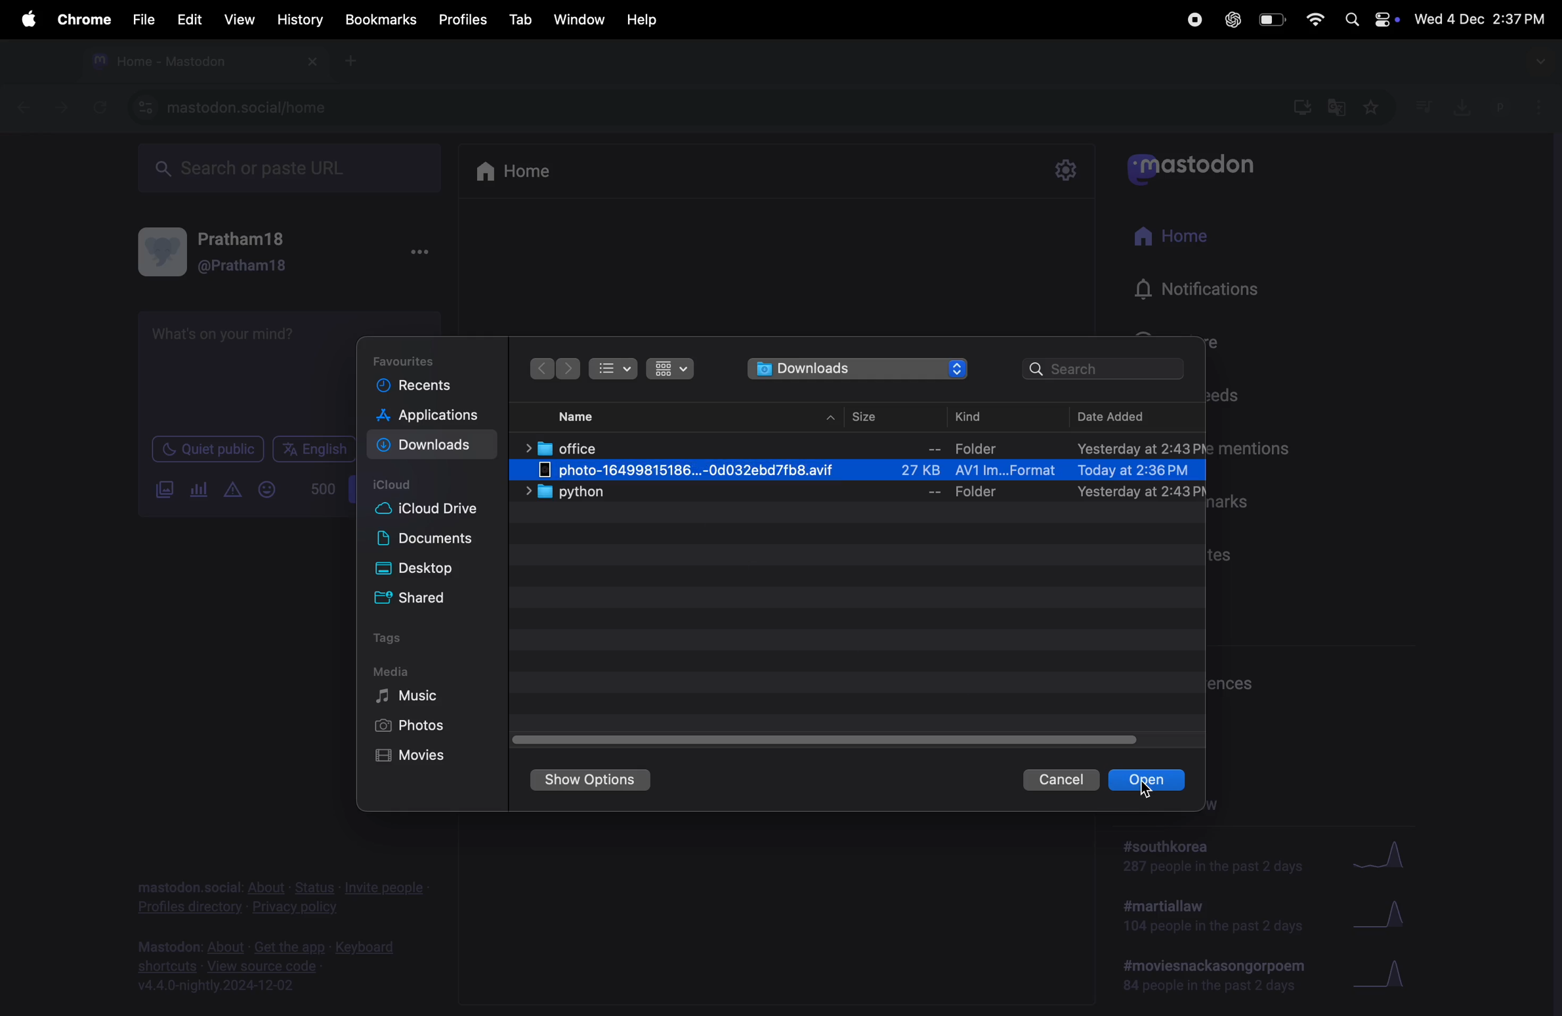 The width and height of the screenshot is (1562, 1016). I want to click on date and time, so click(1483, 16).